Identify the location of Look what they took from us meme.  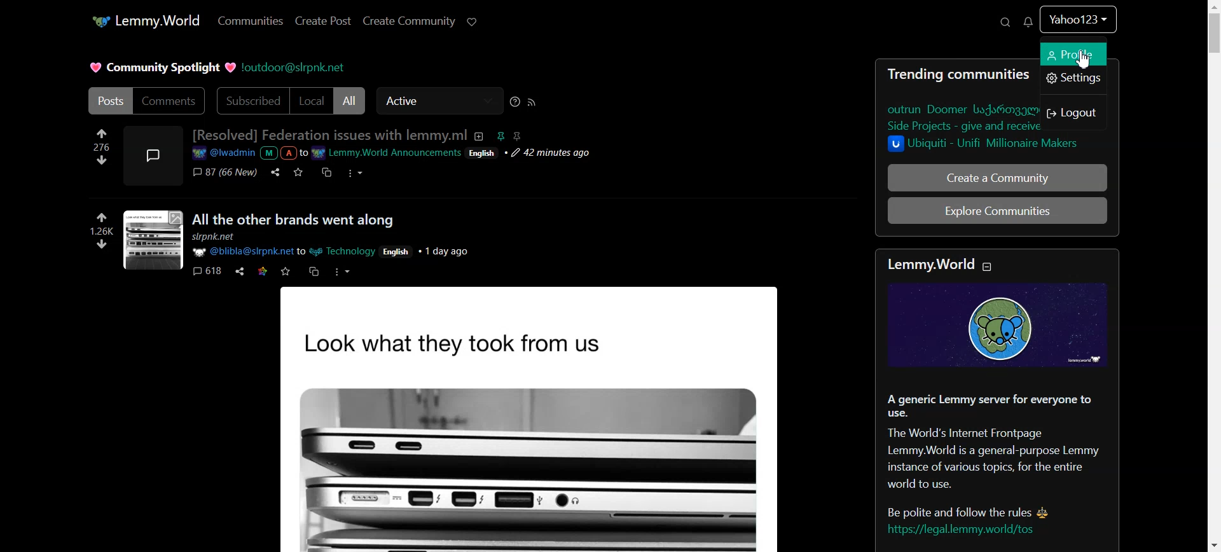
(534, 418).